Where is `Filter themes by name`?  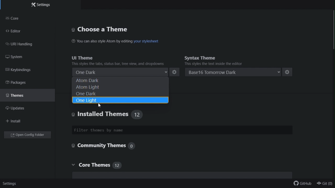
Filter themes by name is located at coordinates (182, 130).